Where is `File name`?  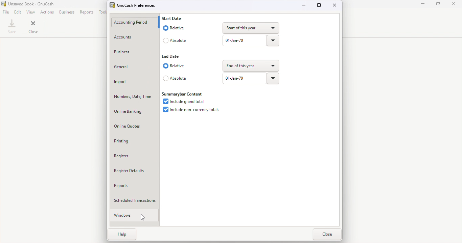
File name is located at coordinates (137, 4).